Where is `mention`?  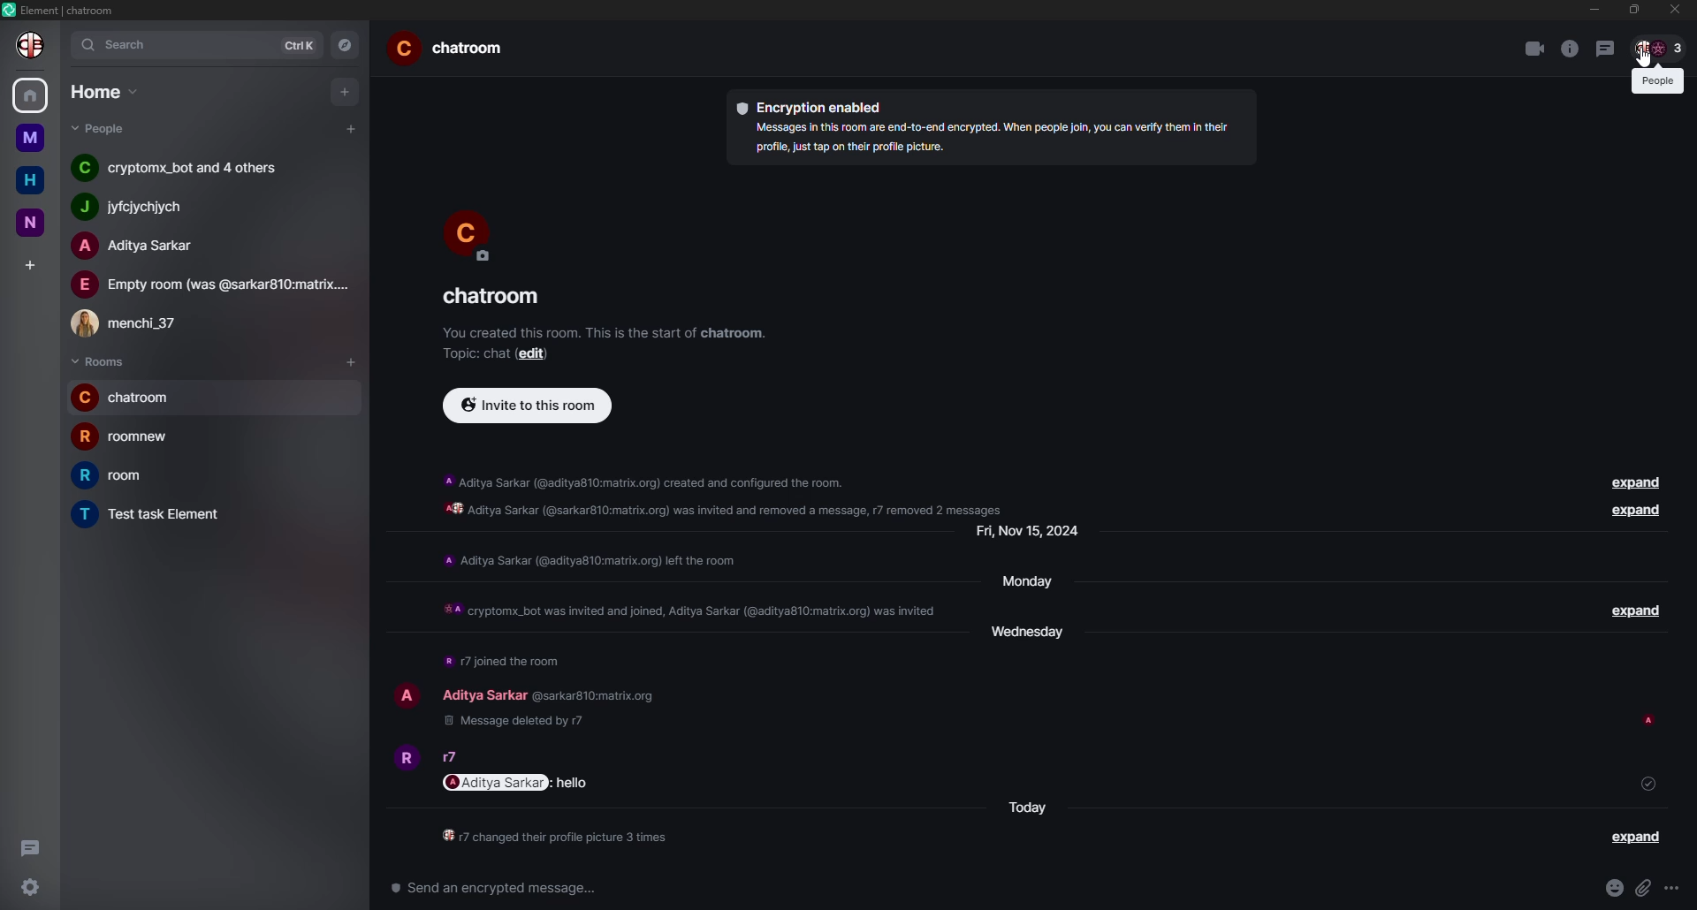 mention is located at coordinates (497, 782).